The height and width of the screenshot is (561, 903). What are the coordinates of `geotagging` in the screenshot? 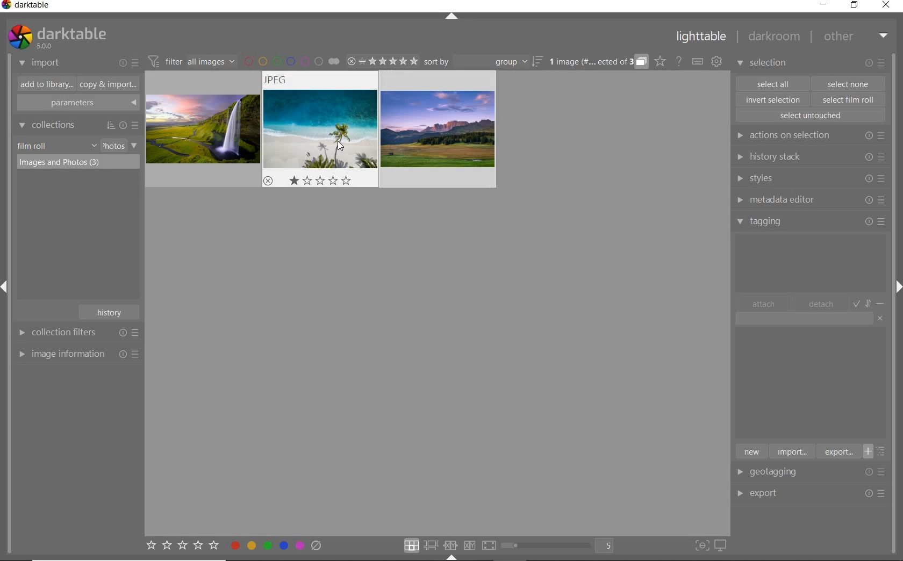 It's located at (777, 473).